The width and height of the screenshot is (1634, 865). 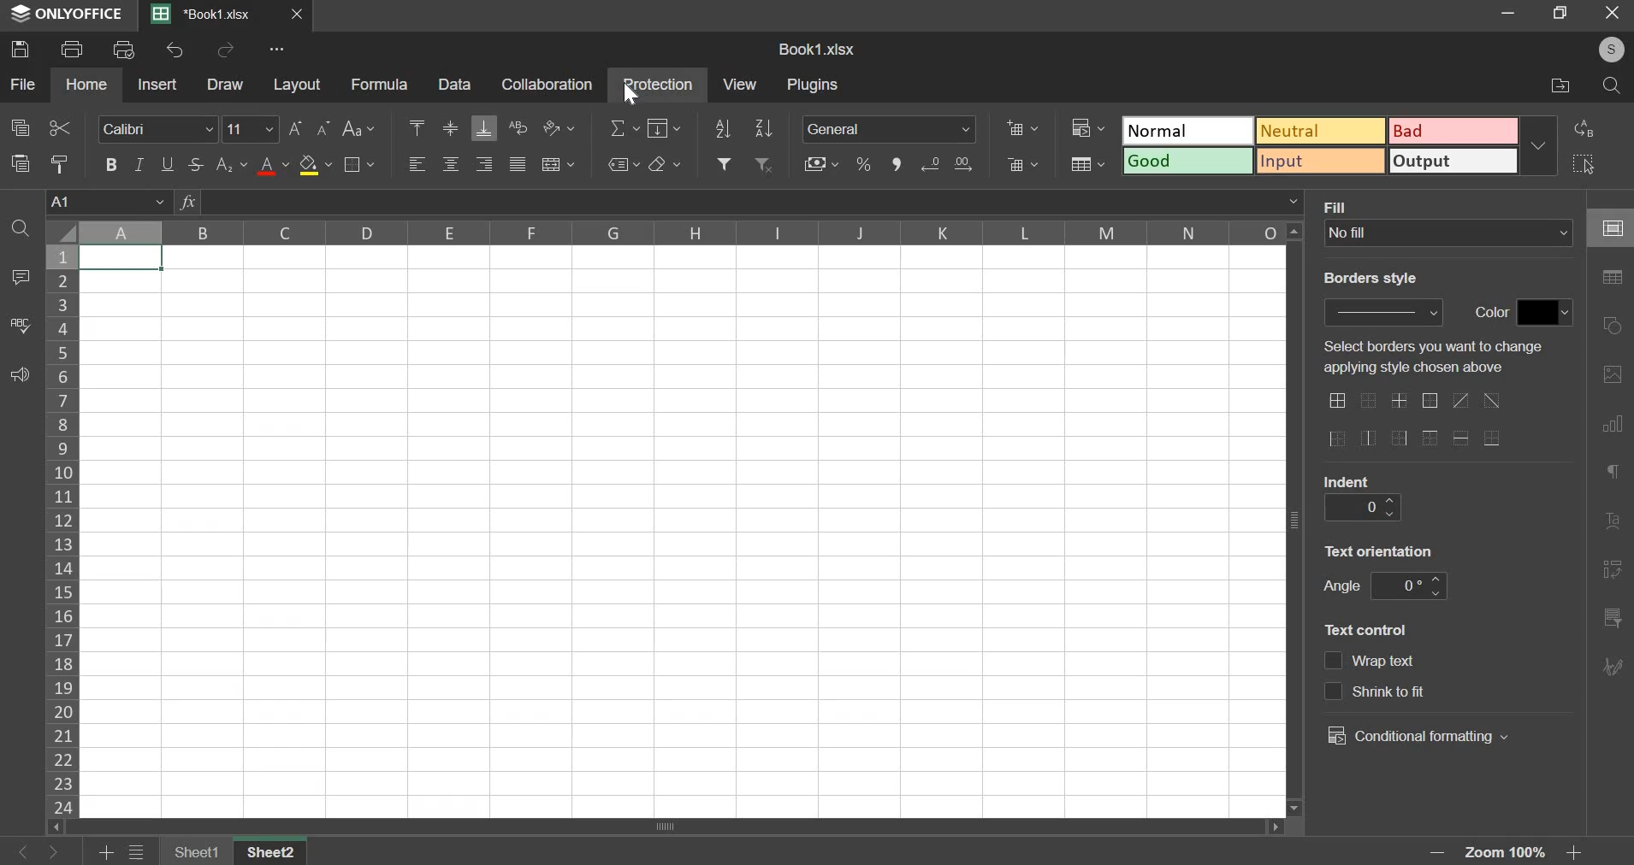 I want to click on cut, so click(x=59, y=126).